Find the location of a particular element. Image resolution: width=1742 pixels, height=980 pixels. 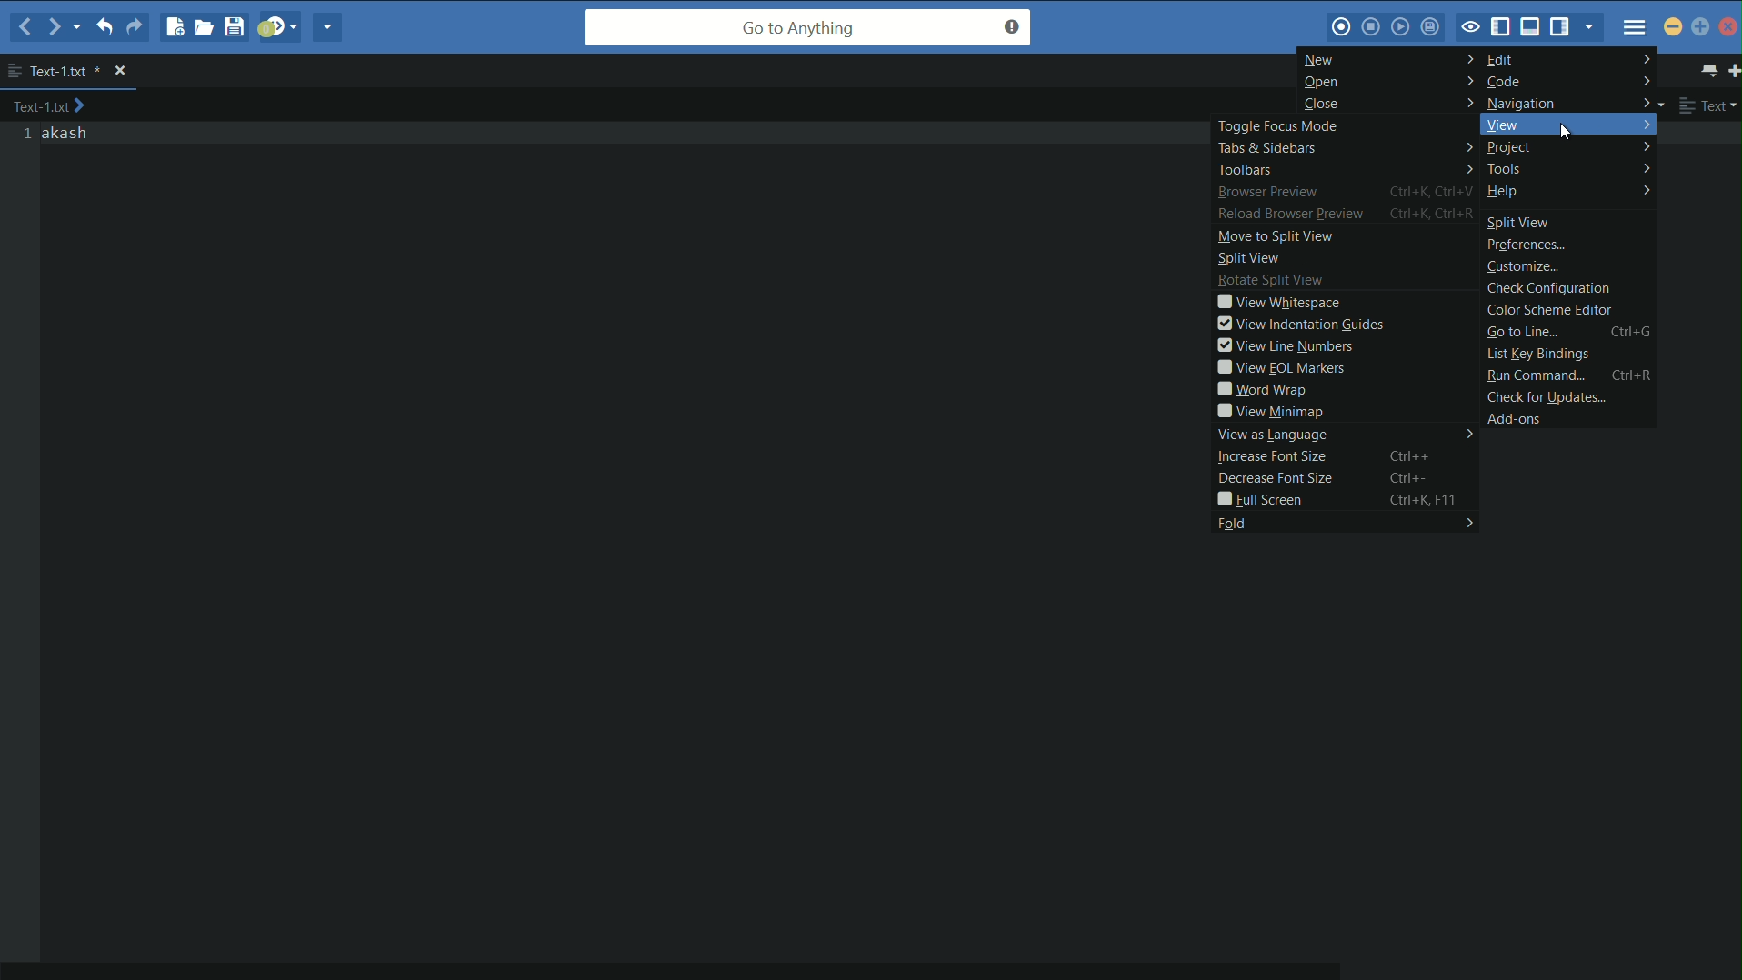

reload browser preview is located at coordinates (1345, 214).